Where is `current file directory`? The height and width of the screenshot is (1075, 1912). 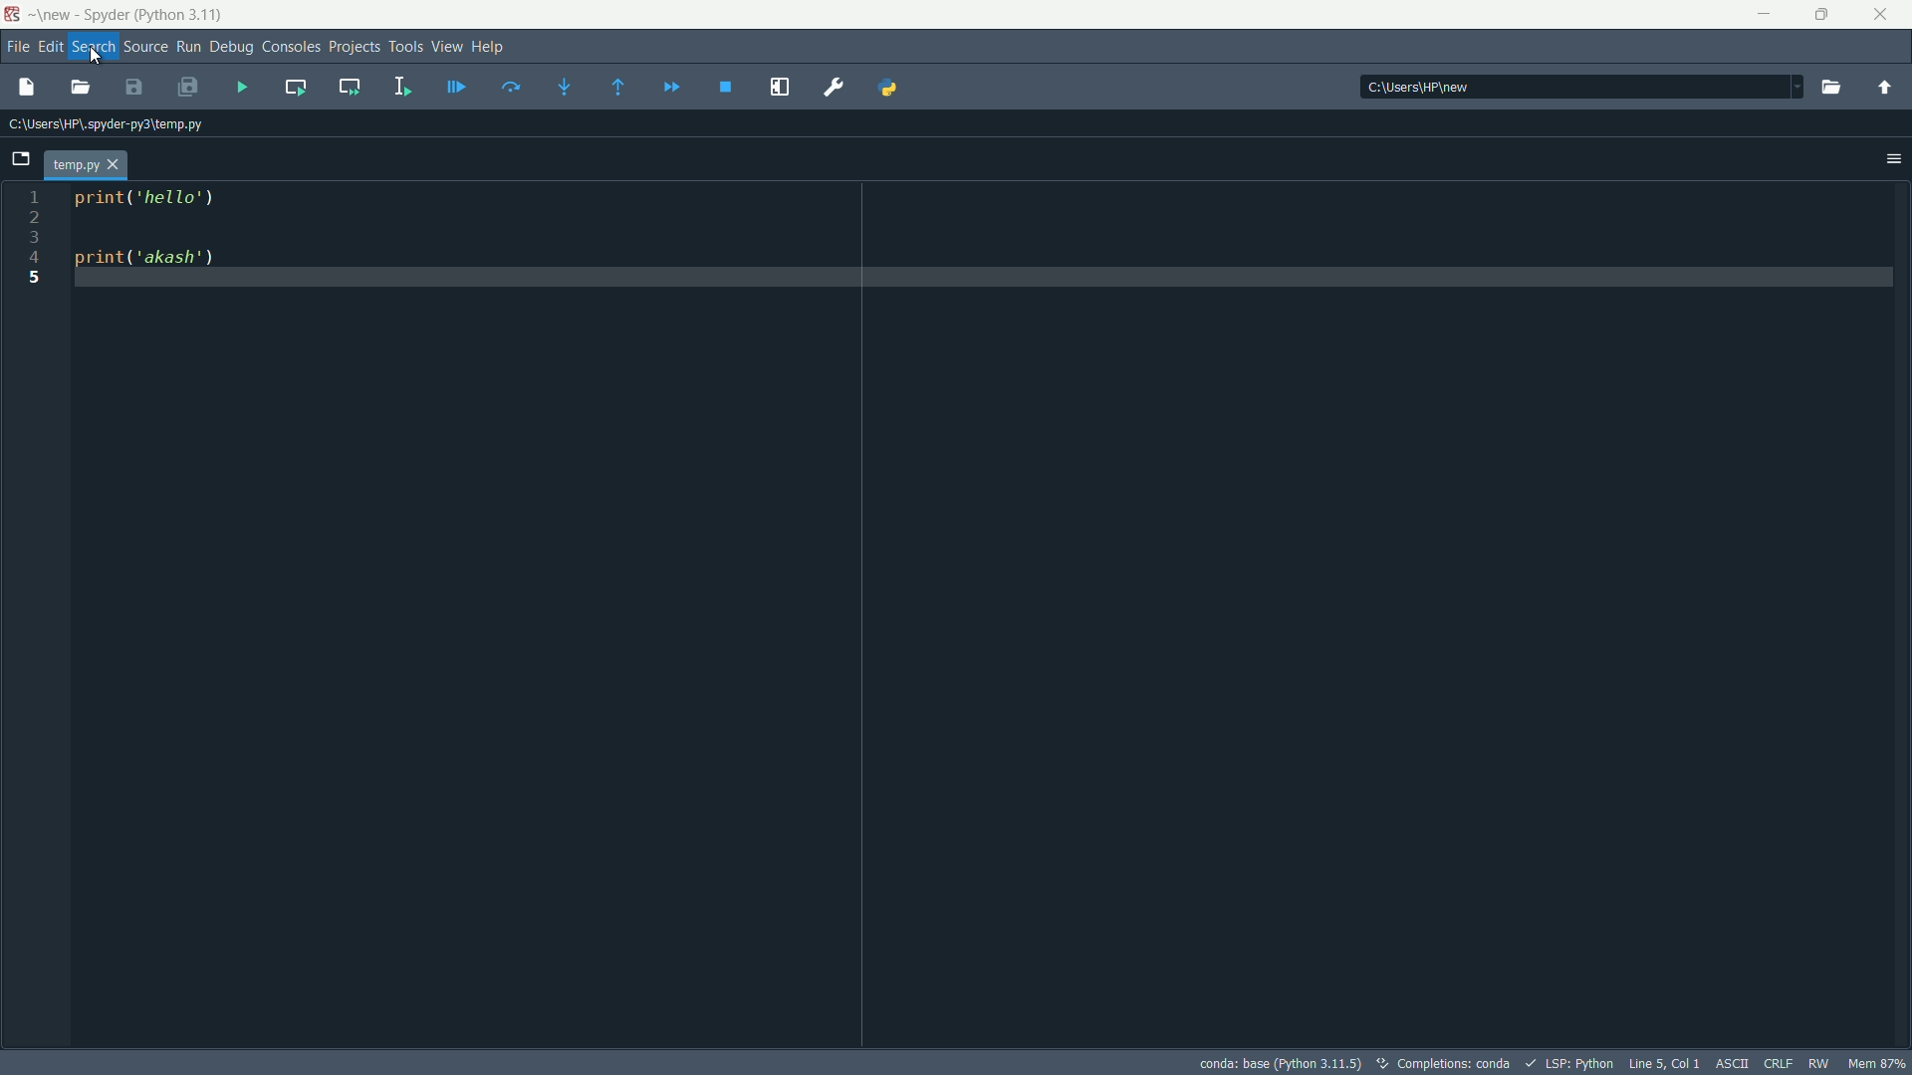 current file directory is located at coordinates (106, 123).